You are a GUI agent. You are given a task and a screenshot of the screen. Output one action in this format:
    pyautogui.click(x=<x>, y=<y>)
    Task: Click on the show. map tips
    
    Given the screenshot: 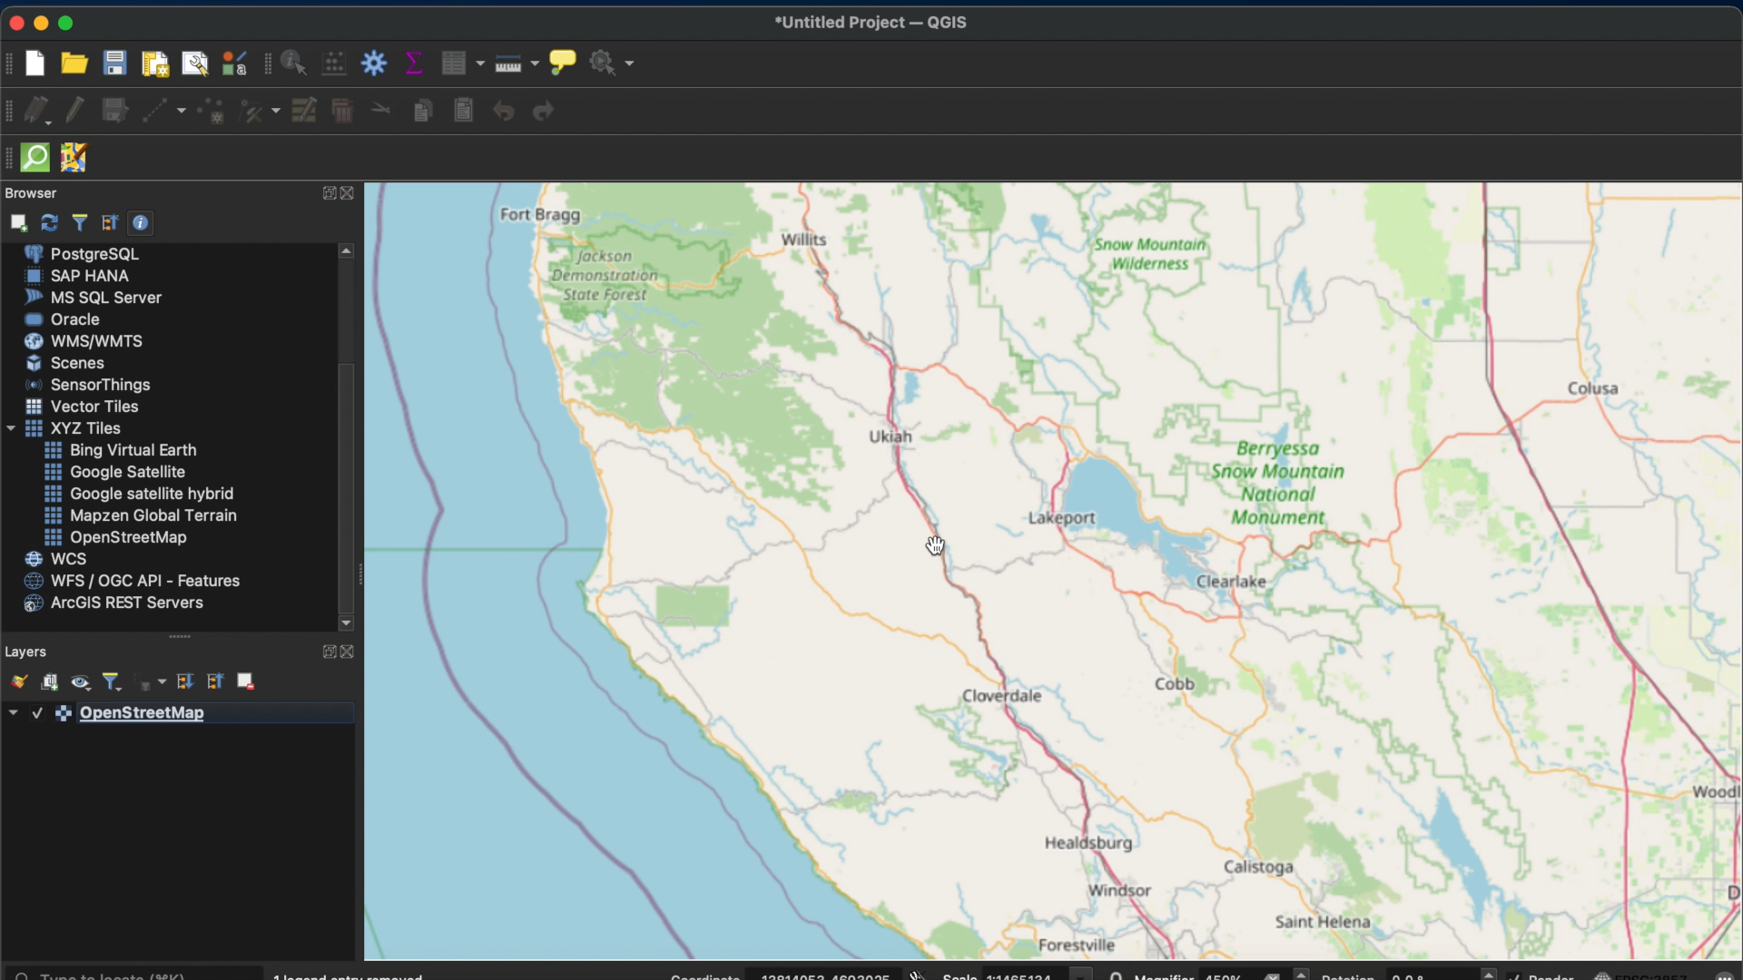 What is the action you would take?
    pyautogui.click(x=560, y=61)
    